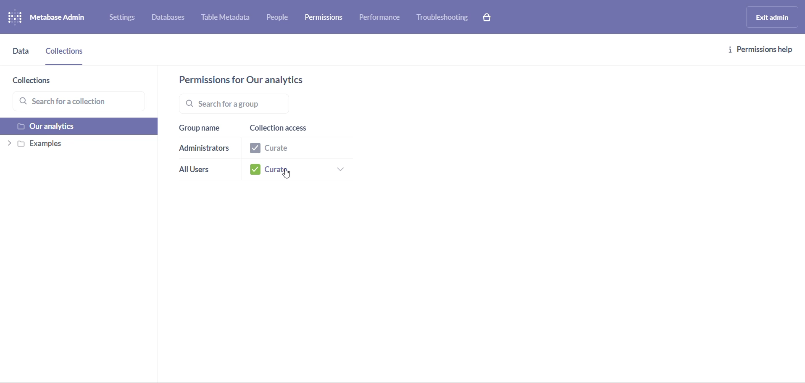 This screenshot has width=805, height=383. I want to click on settings, so click(125, 19).